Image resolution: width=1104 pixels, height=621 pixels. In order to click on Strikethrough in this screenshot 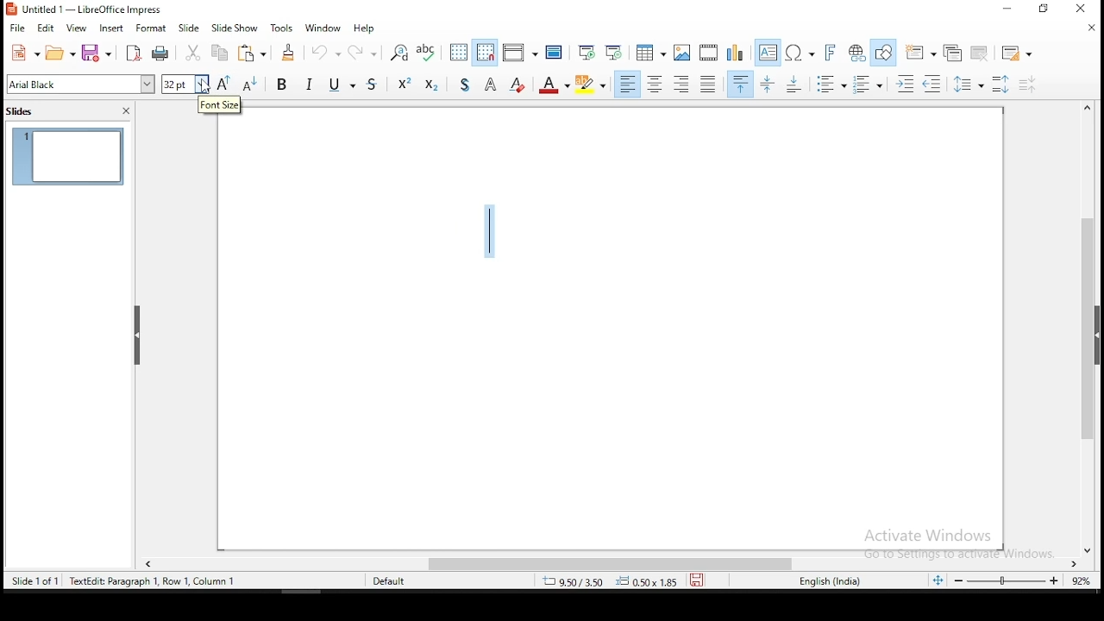, I will do `click(373, 82)`.